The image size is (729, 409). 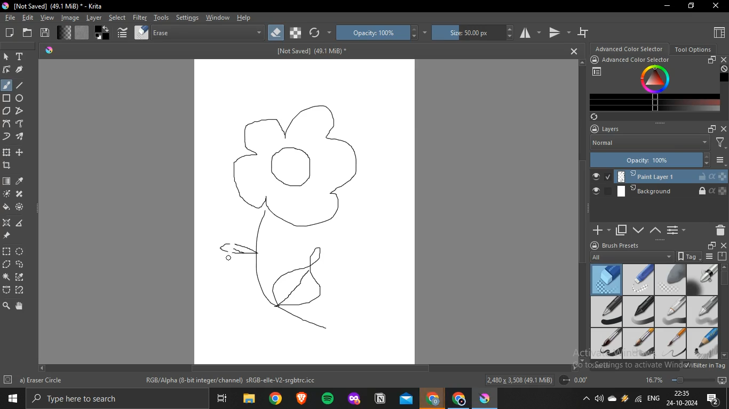 I want to click on dynamic brush tooth, so click(x=7, y=137).